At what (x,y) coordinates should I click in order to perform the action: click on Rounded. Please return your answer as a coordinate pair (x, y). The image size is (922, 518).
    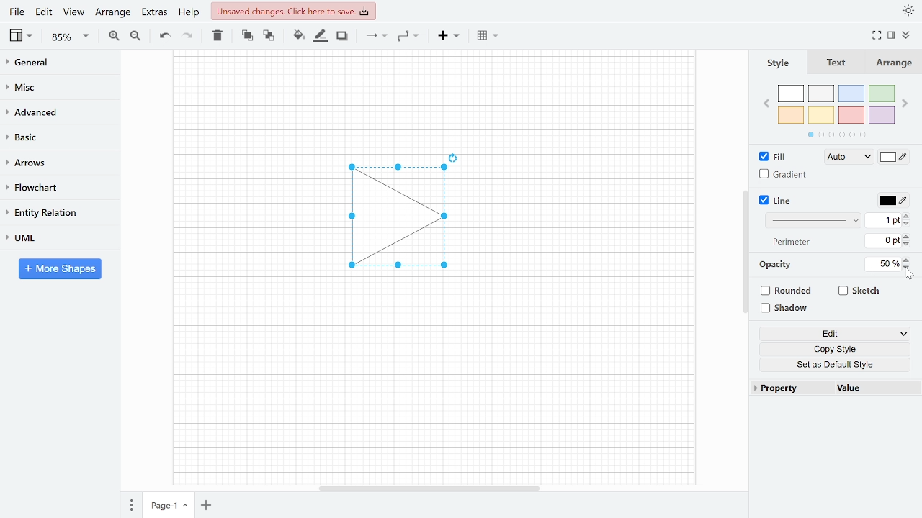
    Looking at the image, I should click on (788, 292).